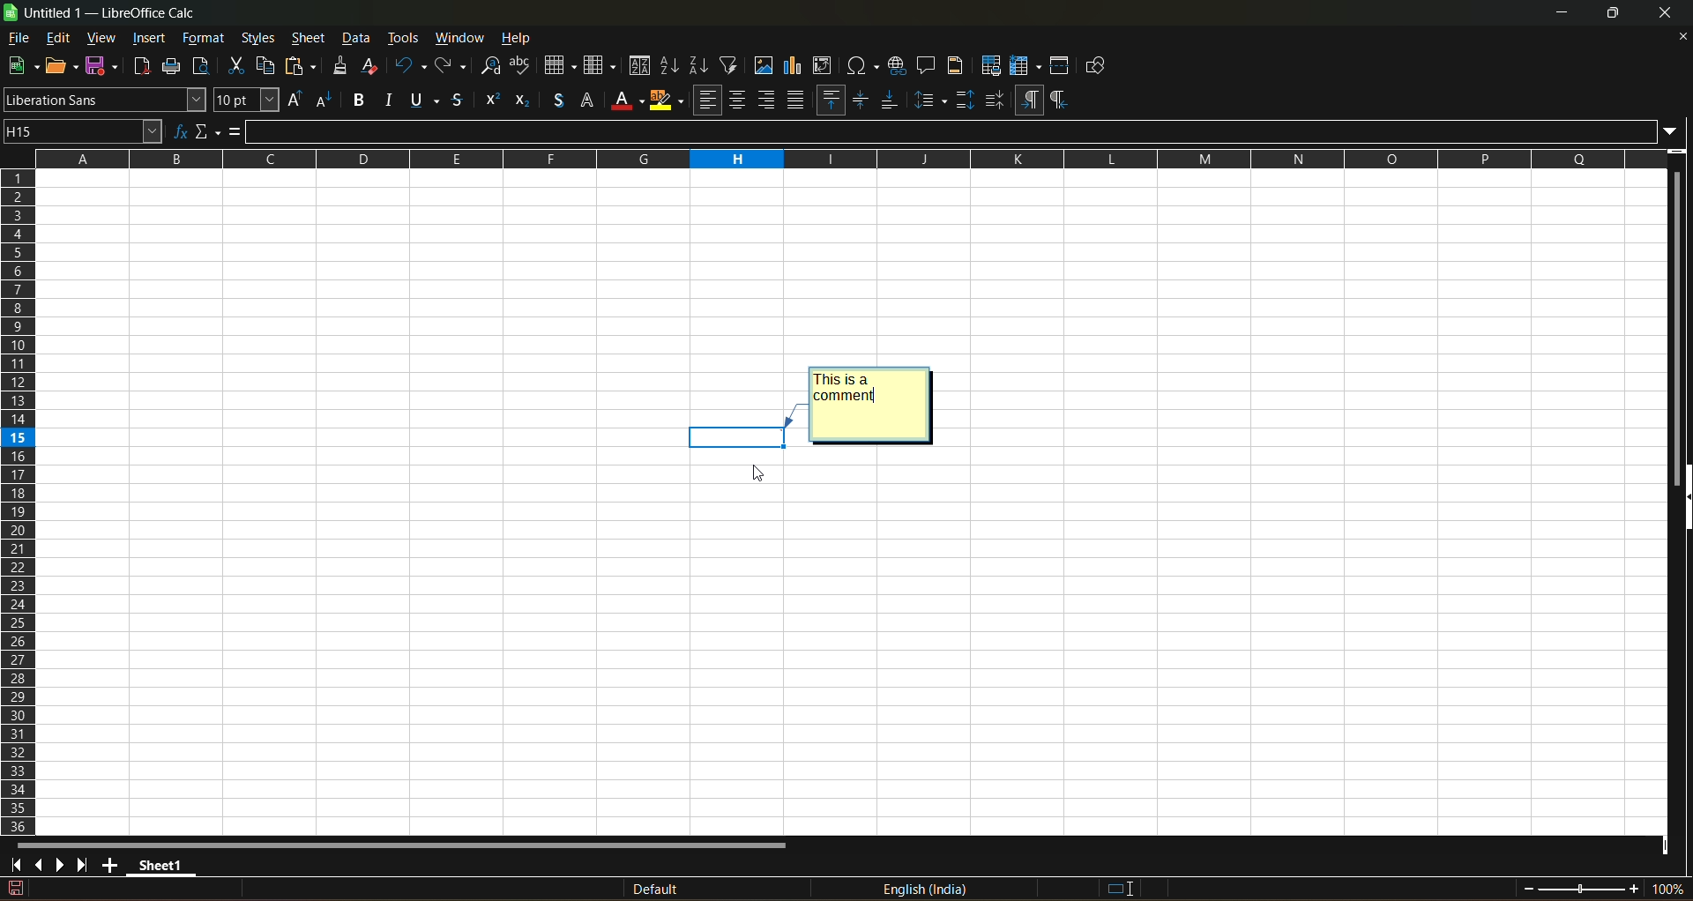  What do you see at coordinates (1095, 63) in the screenshot?
I see `show draw functions` at bounding box center [1095, 63].